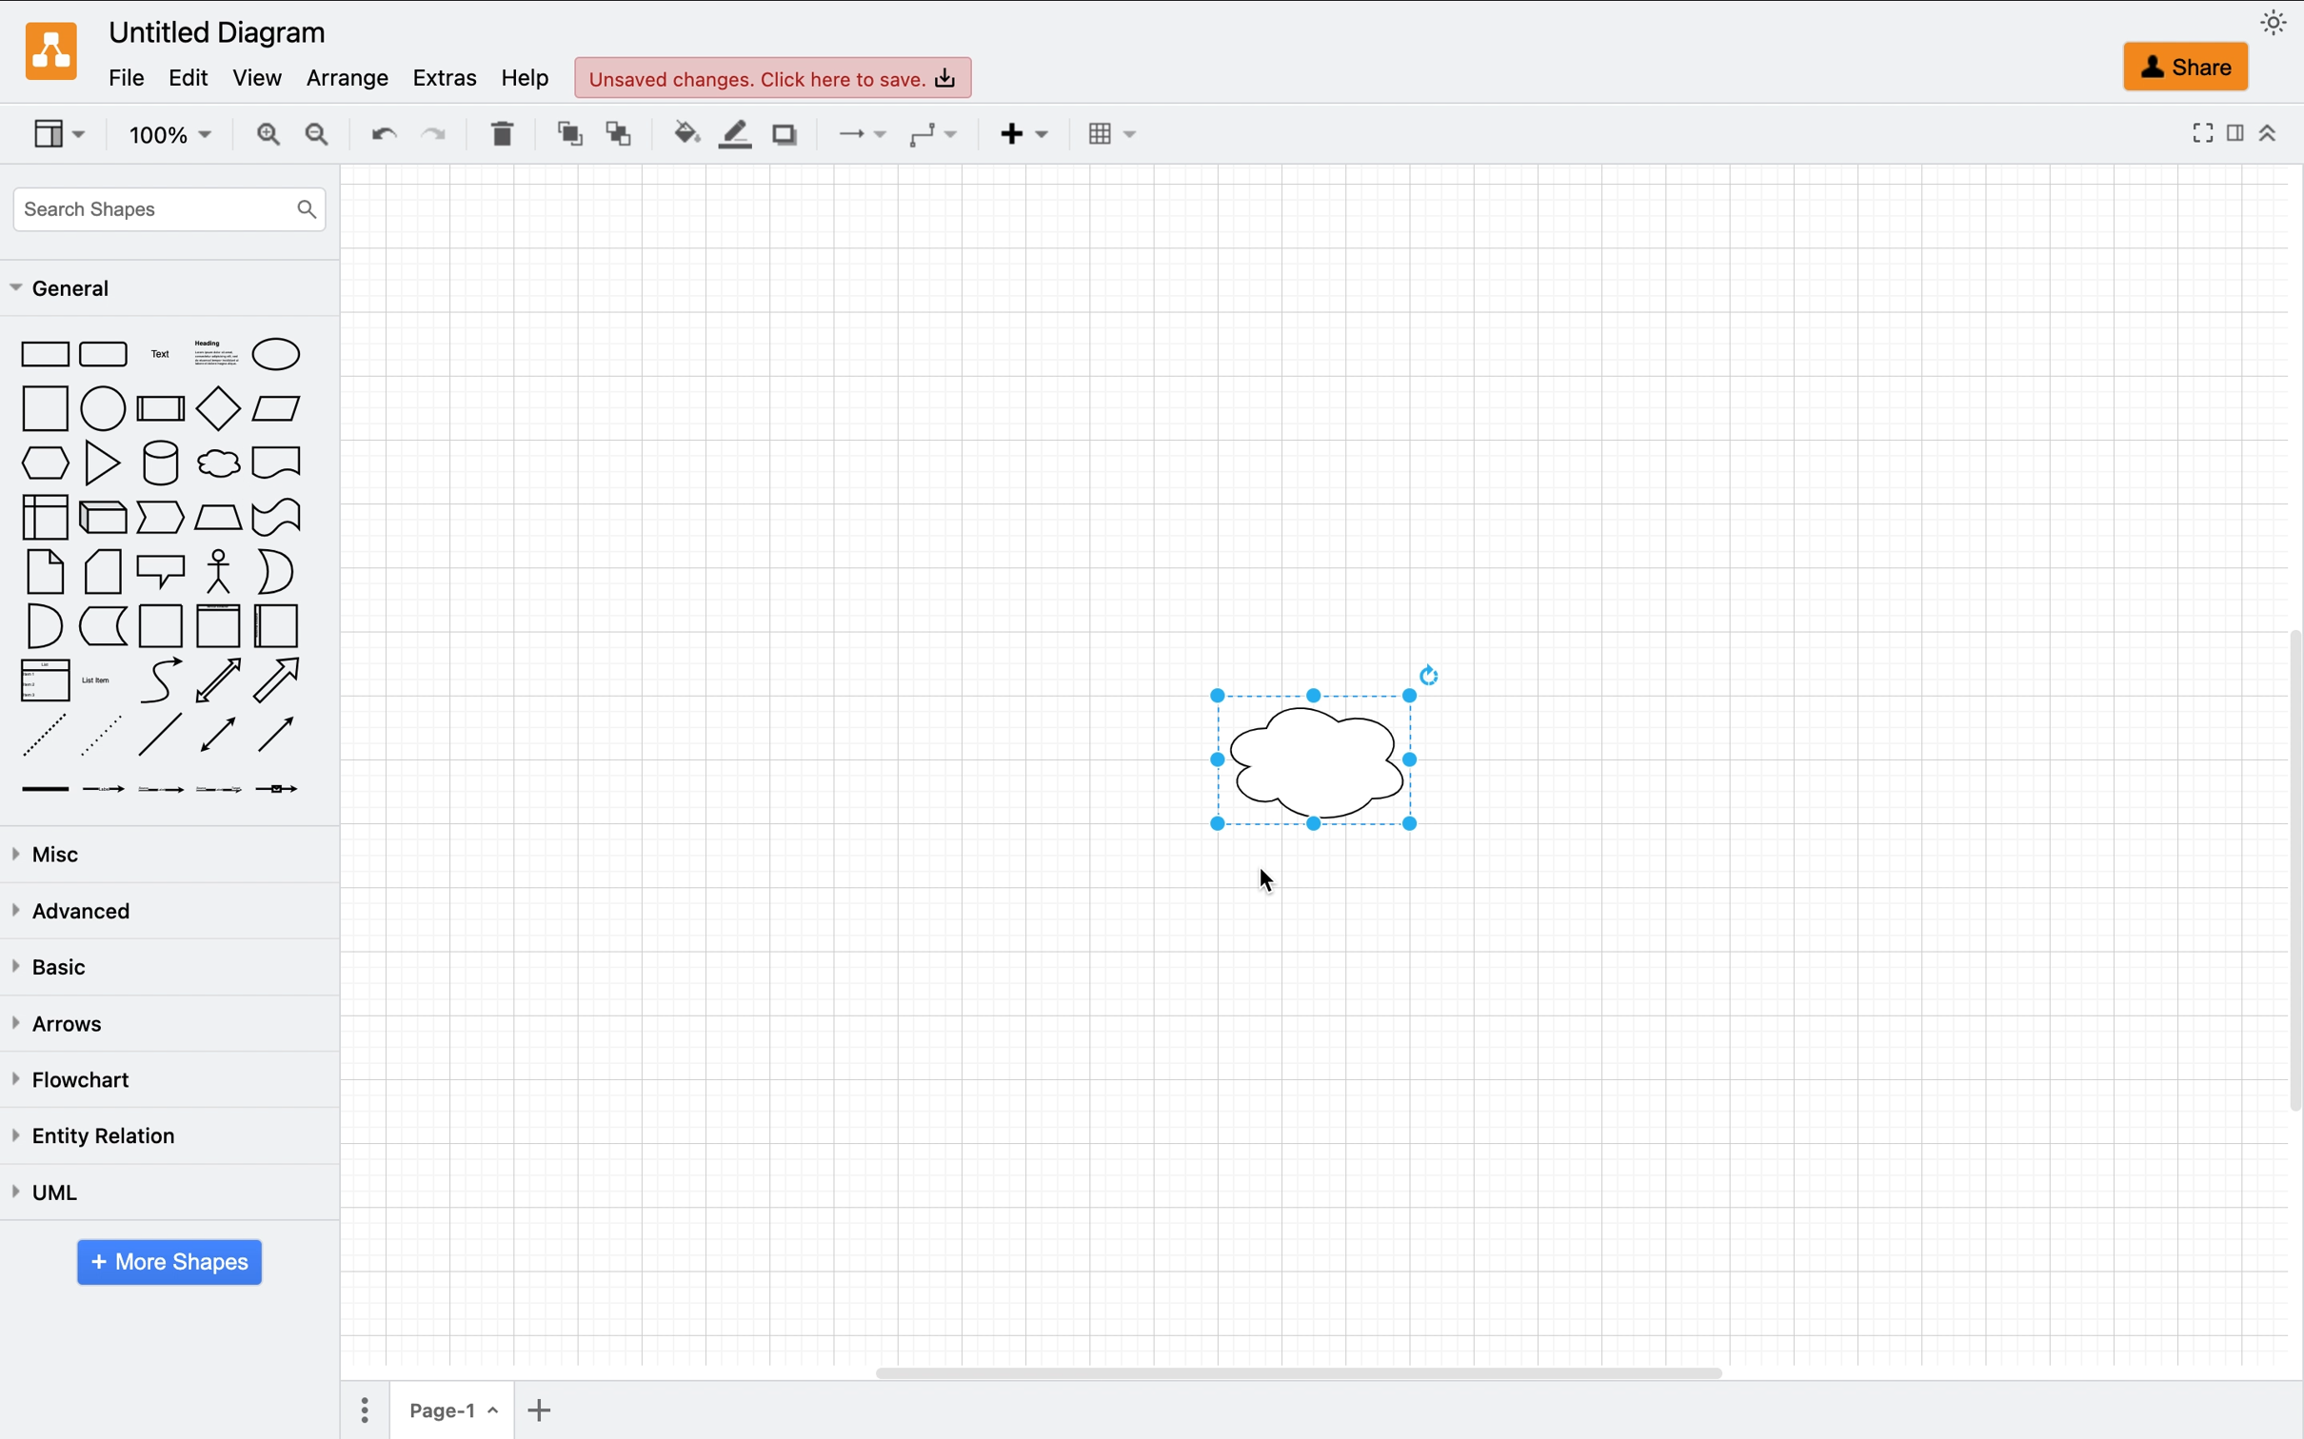  Describe the element at coordinates (103, 731) in the screenshot. I see `dotted line` at that location.